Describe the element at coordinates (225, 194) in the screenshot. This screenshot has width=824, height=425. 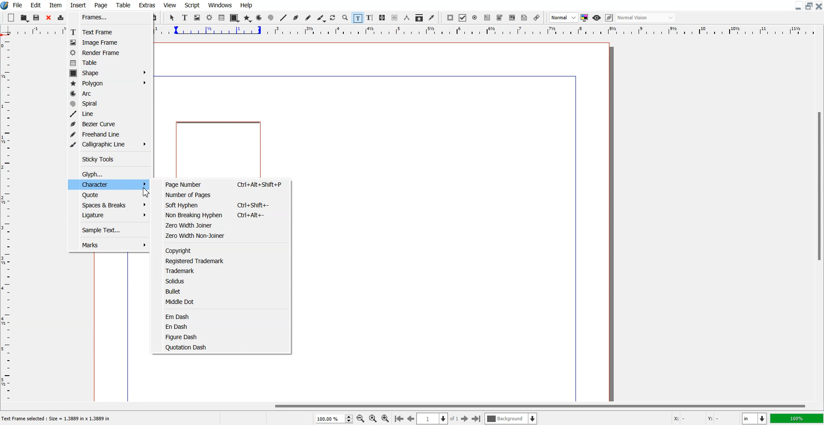
I see `Number of Pages` at that location.